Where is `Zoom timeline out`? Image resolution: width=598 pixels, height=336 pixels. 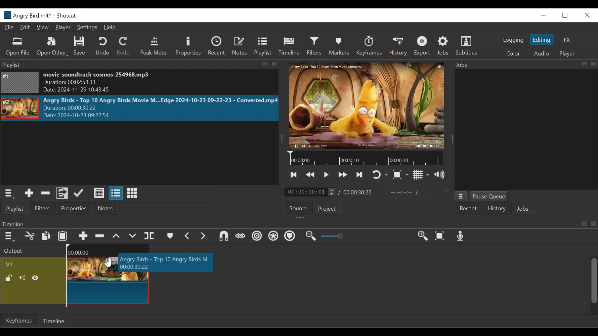 Zoom timeline out is located at coordinates (313, 236).